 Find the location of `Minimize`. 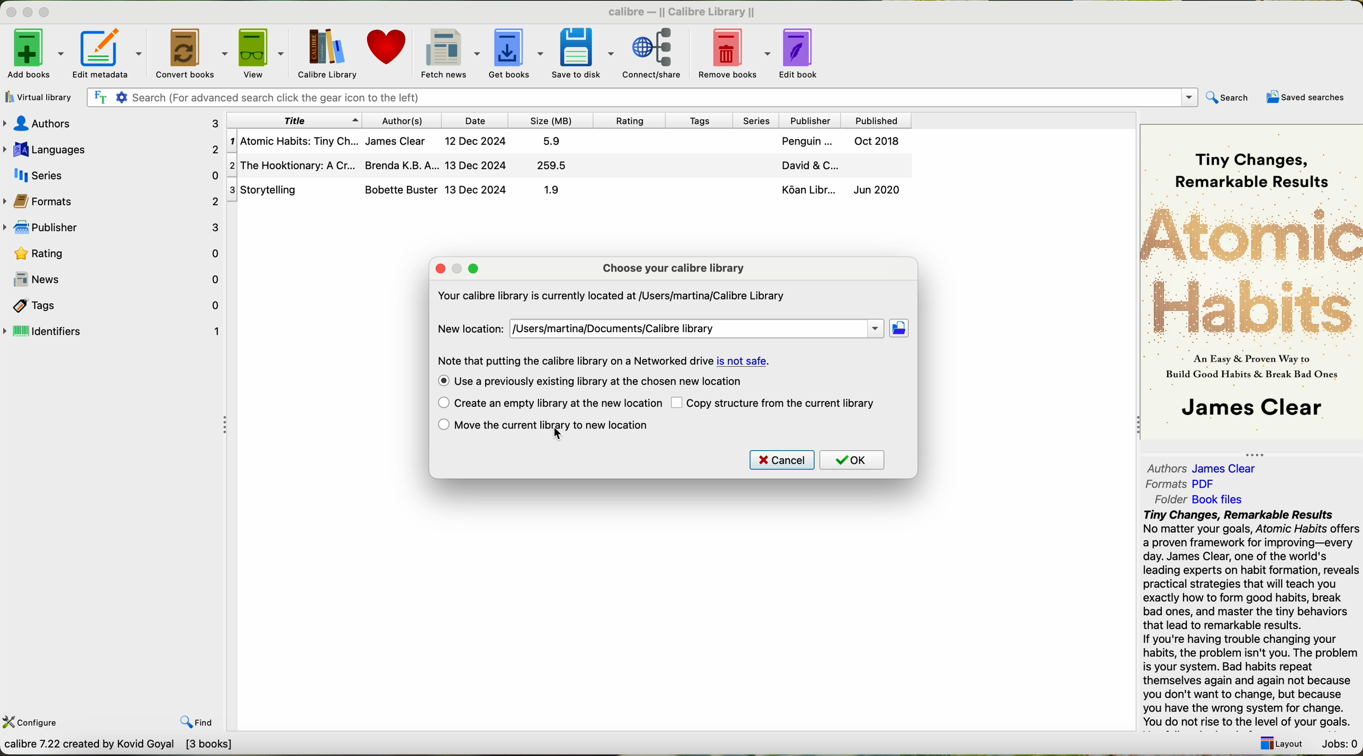

Minimize is located at coordinates (29, 13).